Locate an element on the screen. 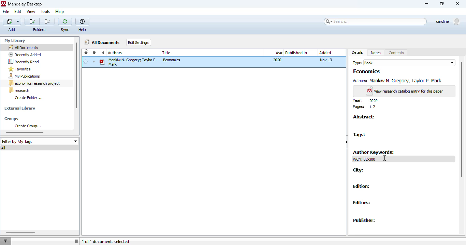  create folder is located at coordinates (29, 98).